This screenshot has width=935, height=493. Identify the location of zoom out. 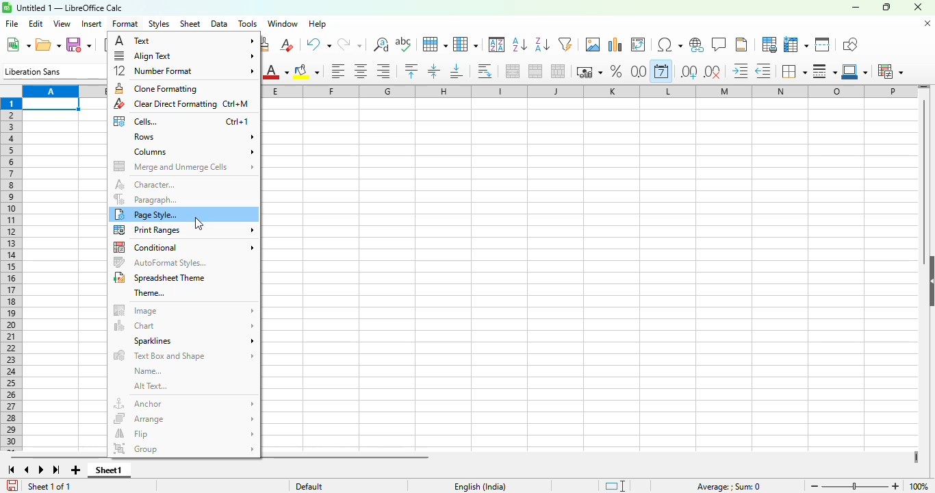
(815, 486).